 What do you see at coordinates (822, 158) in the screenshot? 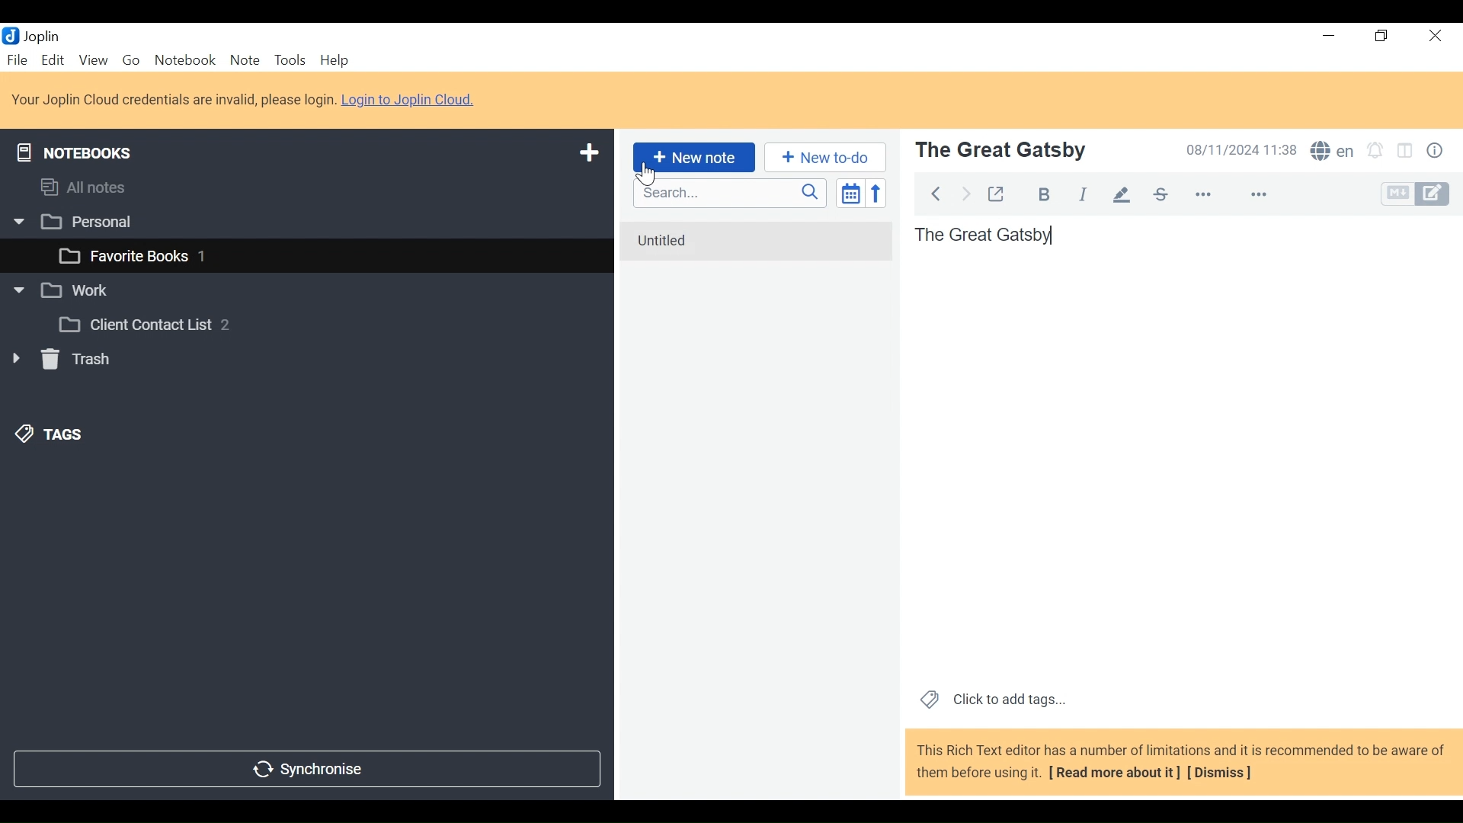
I see `New to do` at bounding box center [822, 158].